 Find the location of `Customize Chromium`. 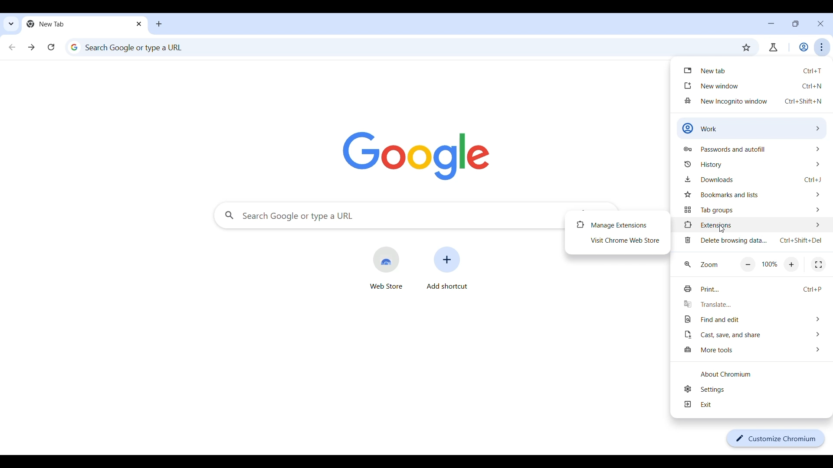

Customize Chromium is located at coordinates (776, 439).